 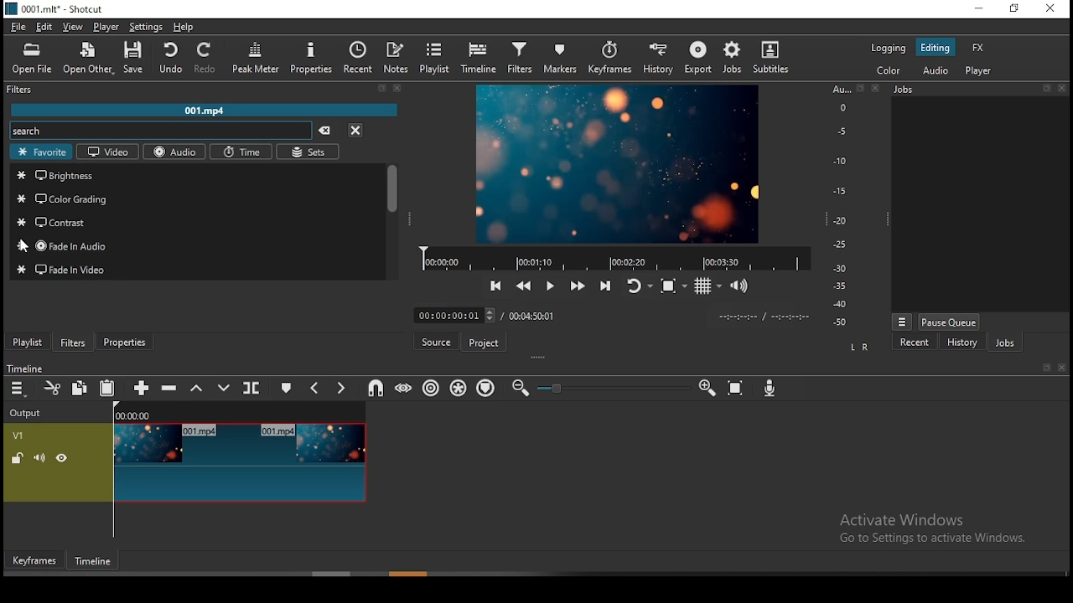 I want to click on record audio, so click(x=770, y=388).